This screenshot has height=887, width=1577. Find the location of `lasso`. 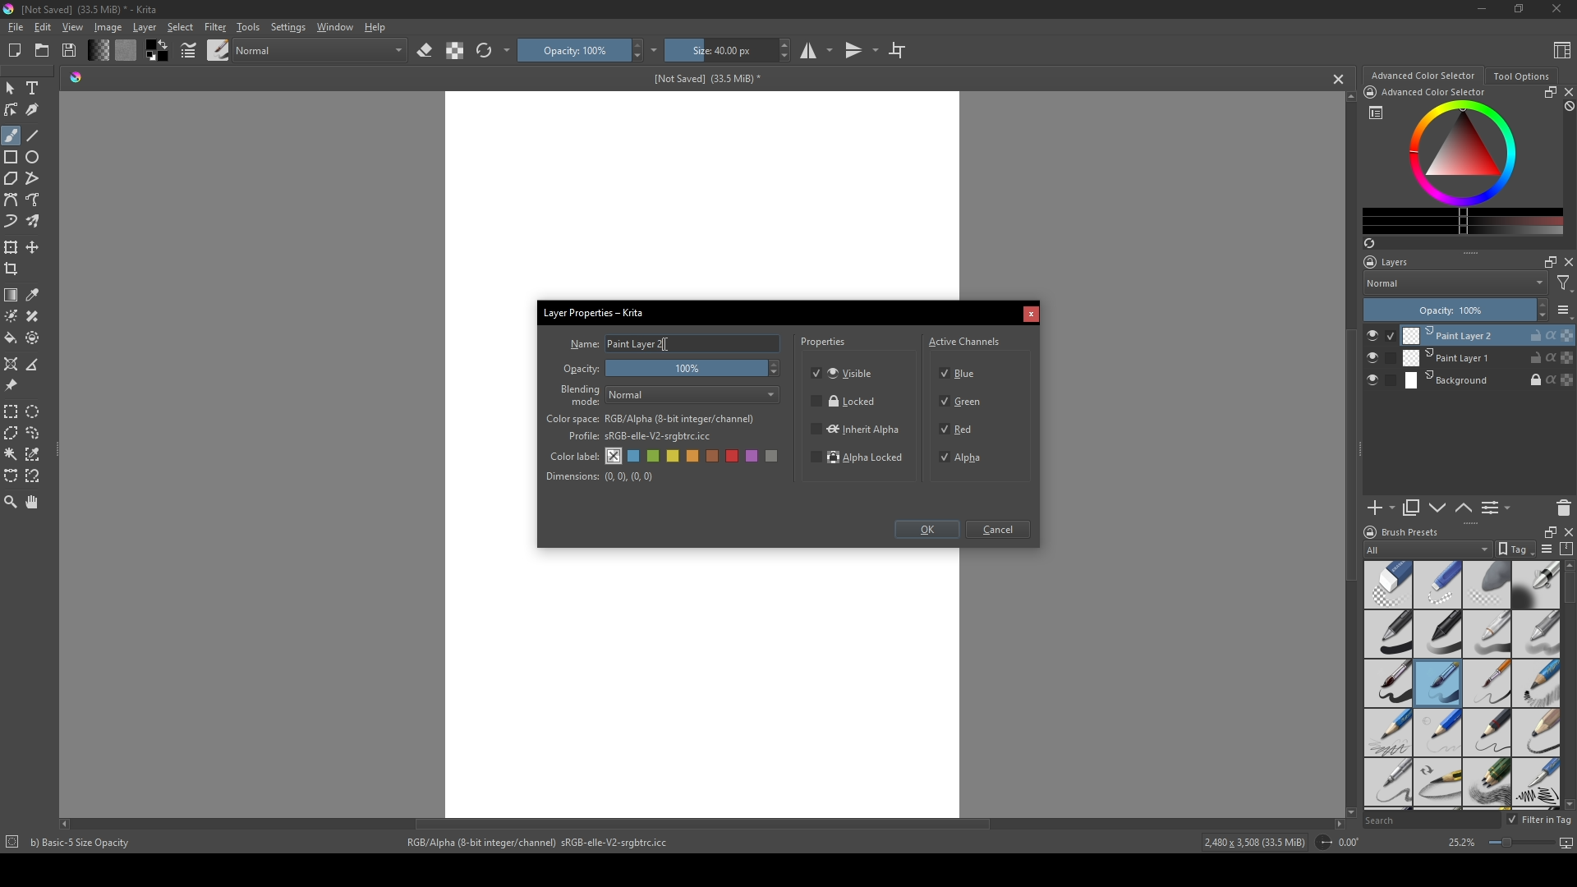

lasso is located at coordinates (34, 433).